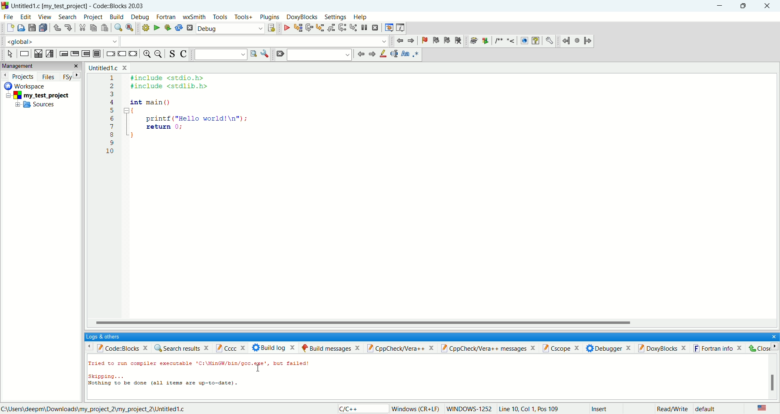  What do you see at coordinates (664, 347) in the screenshot?
I see `doxyblocks` at bounding box center [664, 347].